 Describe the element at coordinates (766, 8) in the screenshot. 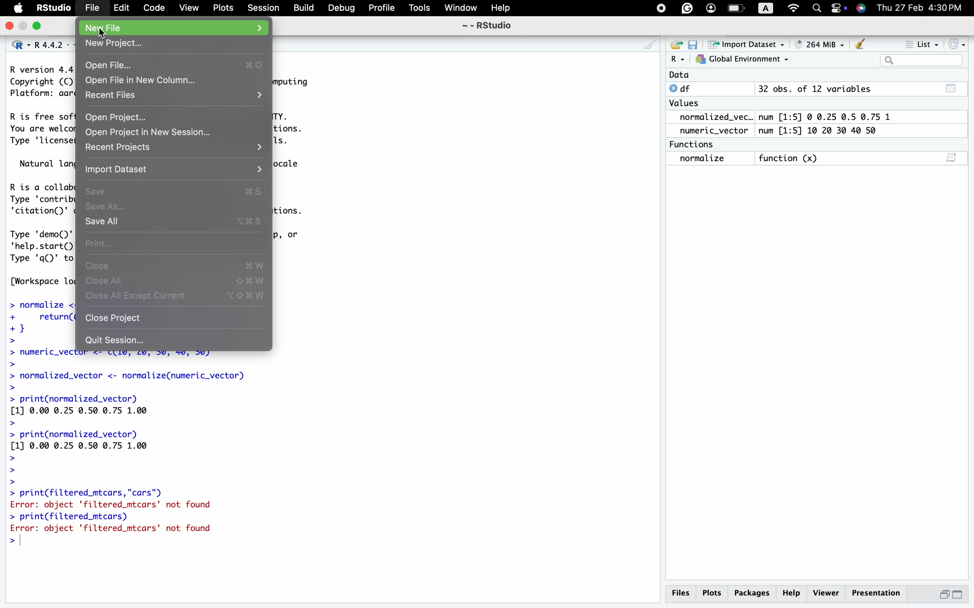

I see `A` at that location.